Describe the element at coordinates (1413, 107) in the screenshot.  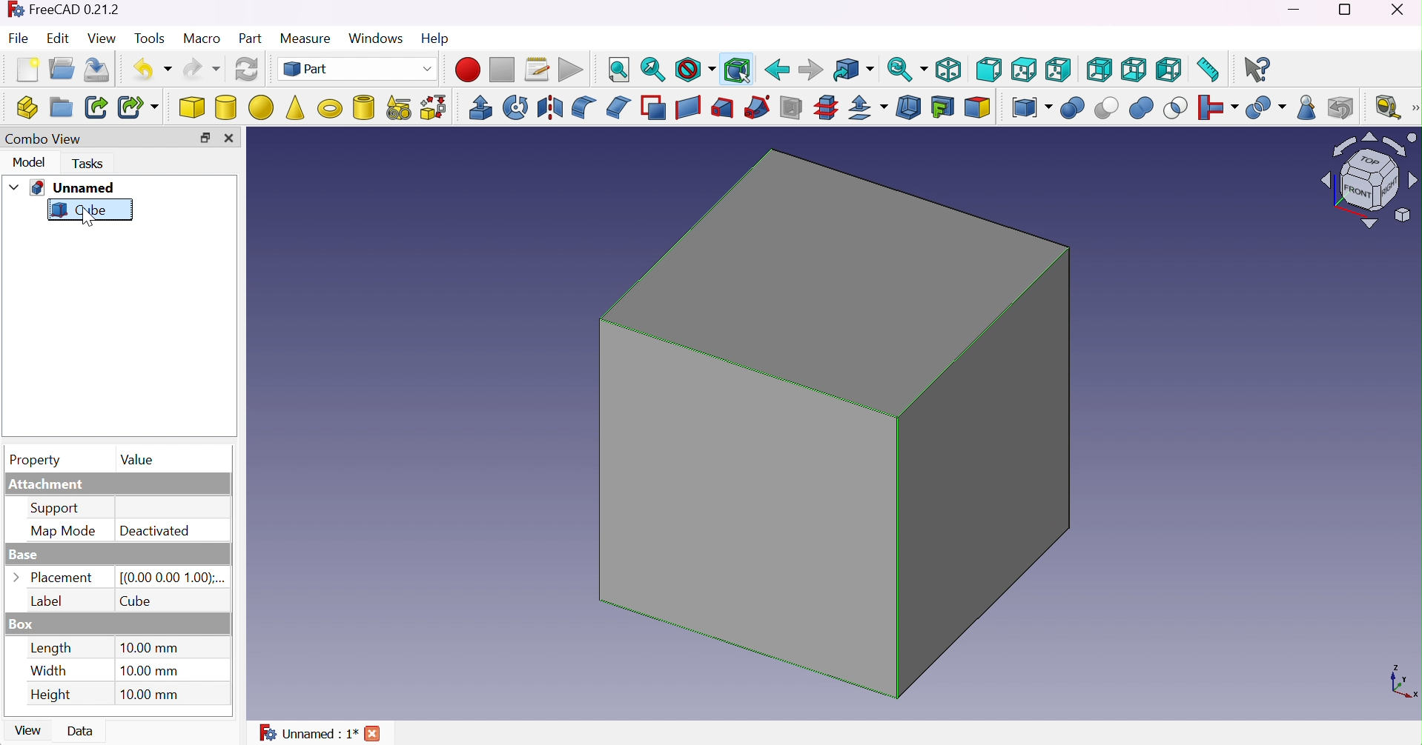
I see `[Measure]` at that location.